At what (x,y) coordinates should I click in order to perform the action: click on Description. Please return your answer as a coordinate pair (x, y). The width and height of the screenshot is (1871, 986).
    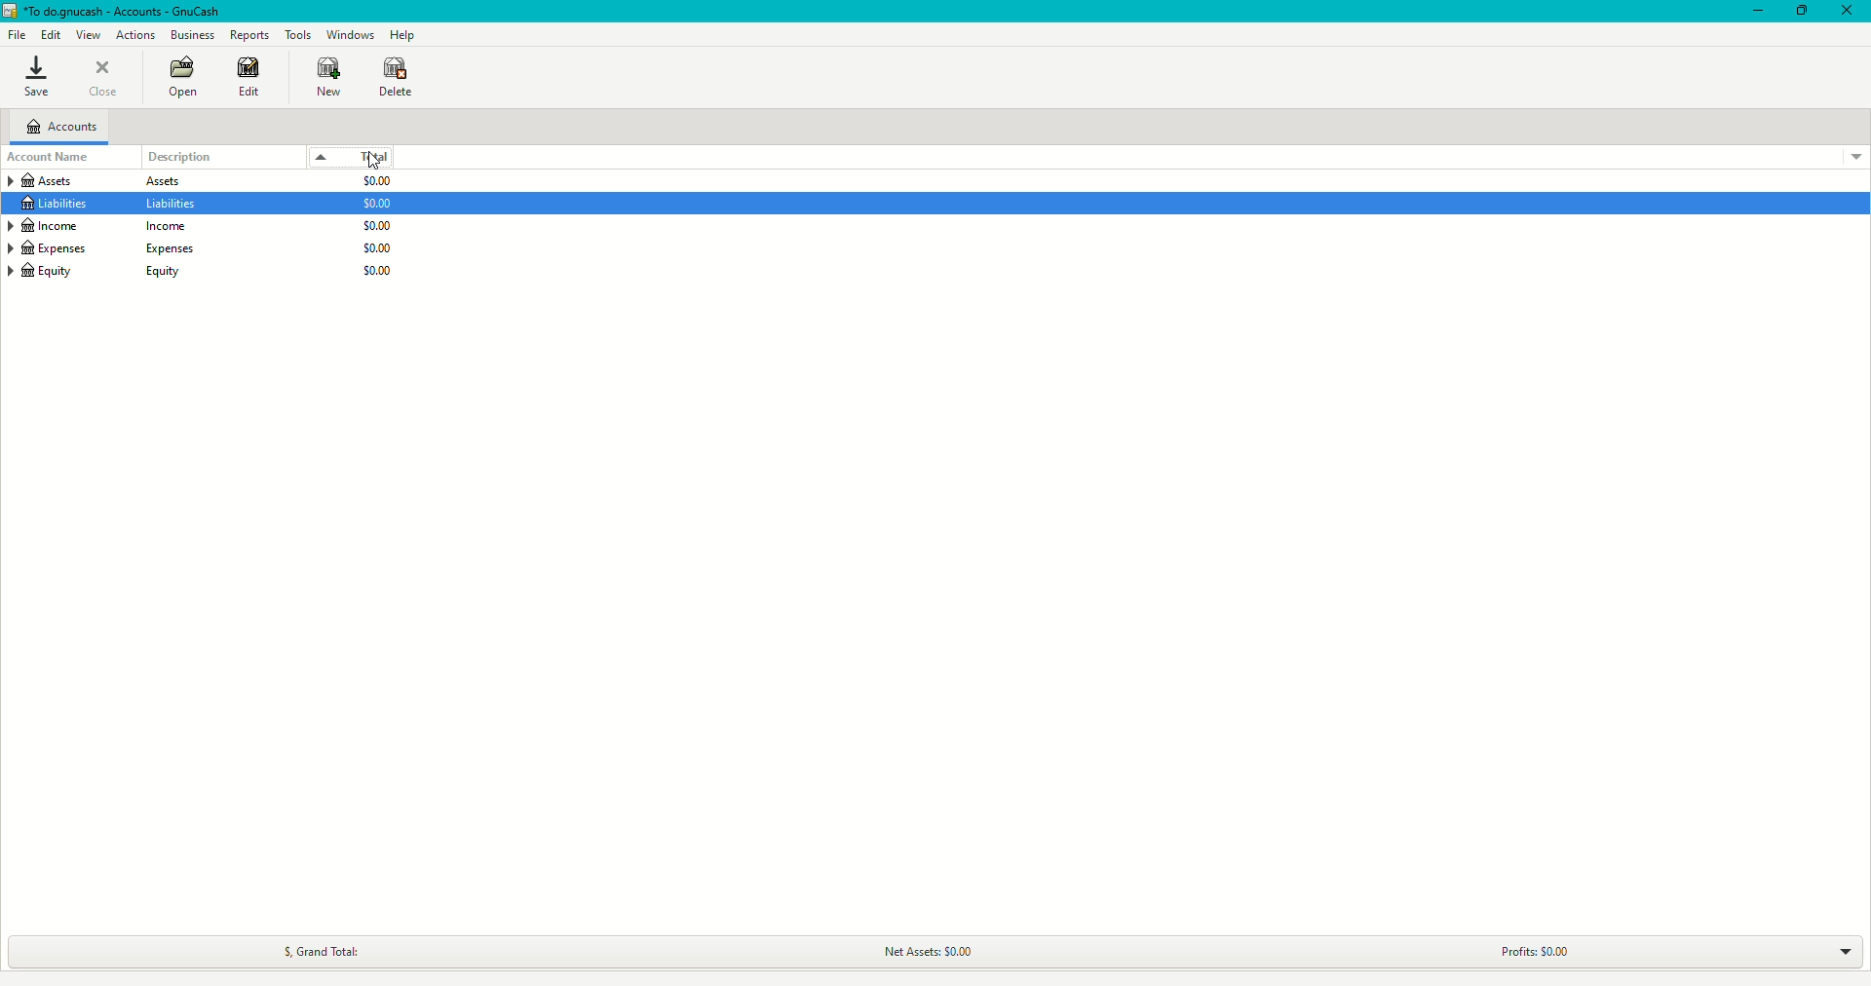
    Looking at the image, I should click on (179, 158).